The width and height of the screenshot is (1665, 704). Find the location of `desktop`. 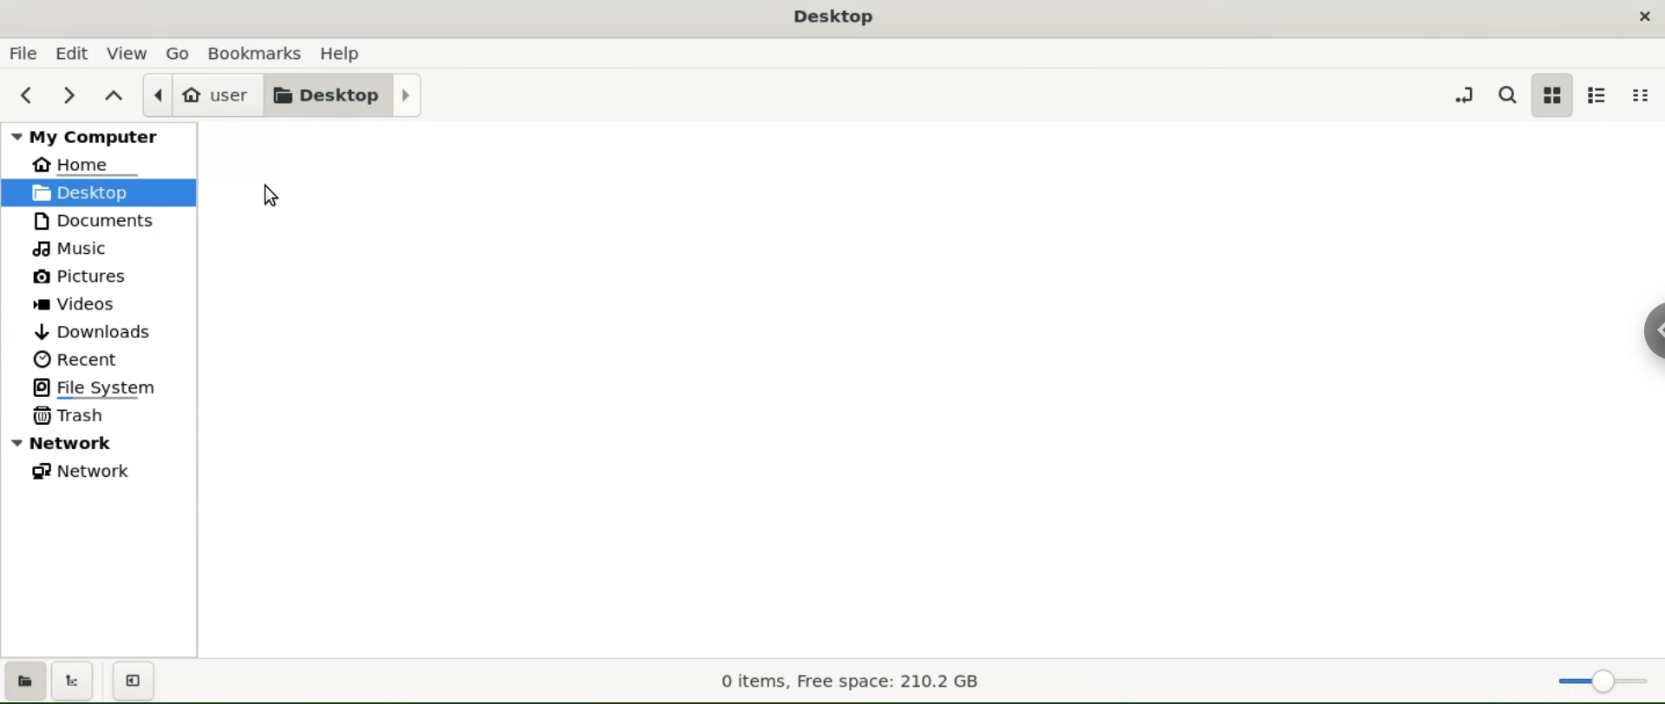

desktop is located at coordinates (347, 94).